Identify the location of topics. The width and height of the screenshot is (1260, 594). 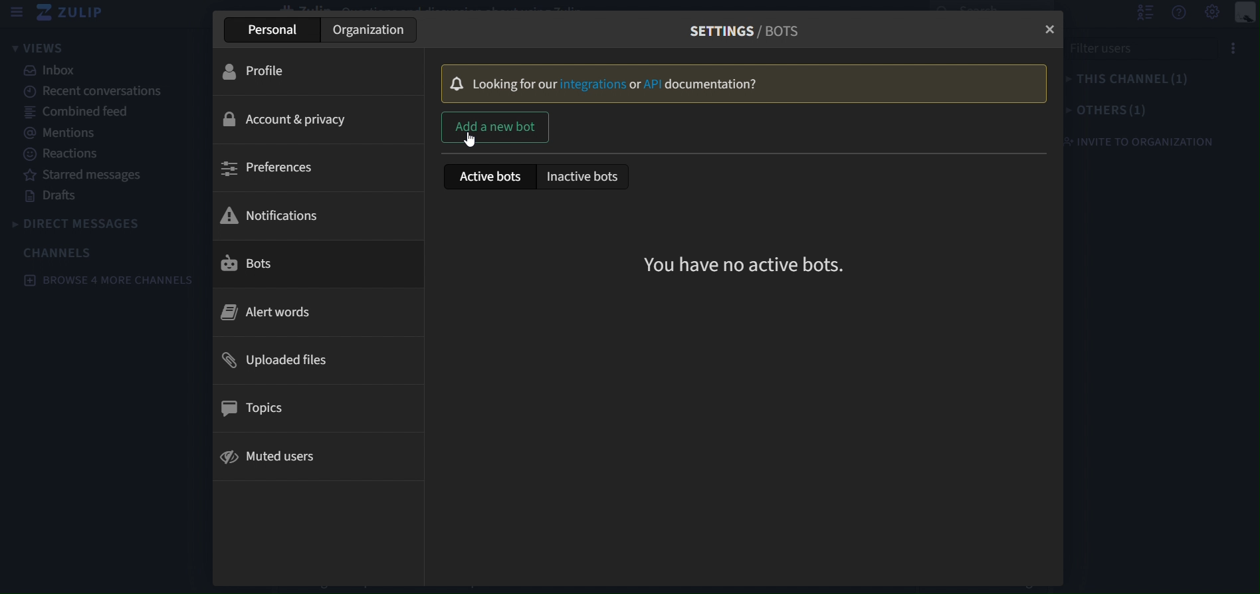
(306, 409).